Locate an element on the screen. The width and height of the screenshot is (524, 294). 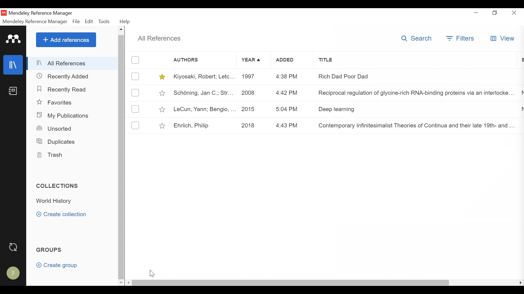
Scroll down is located at coordinates (120, 283).